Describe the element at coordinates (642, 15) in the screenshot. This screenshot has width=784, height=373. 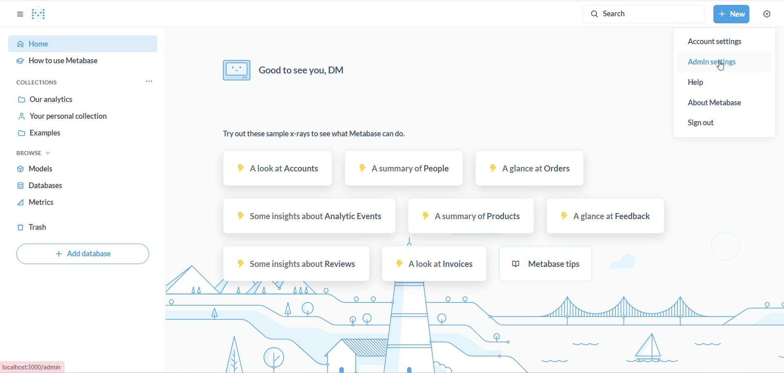
I see `search` at that location.